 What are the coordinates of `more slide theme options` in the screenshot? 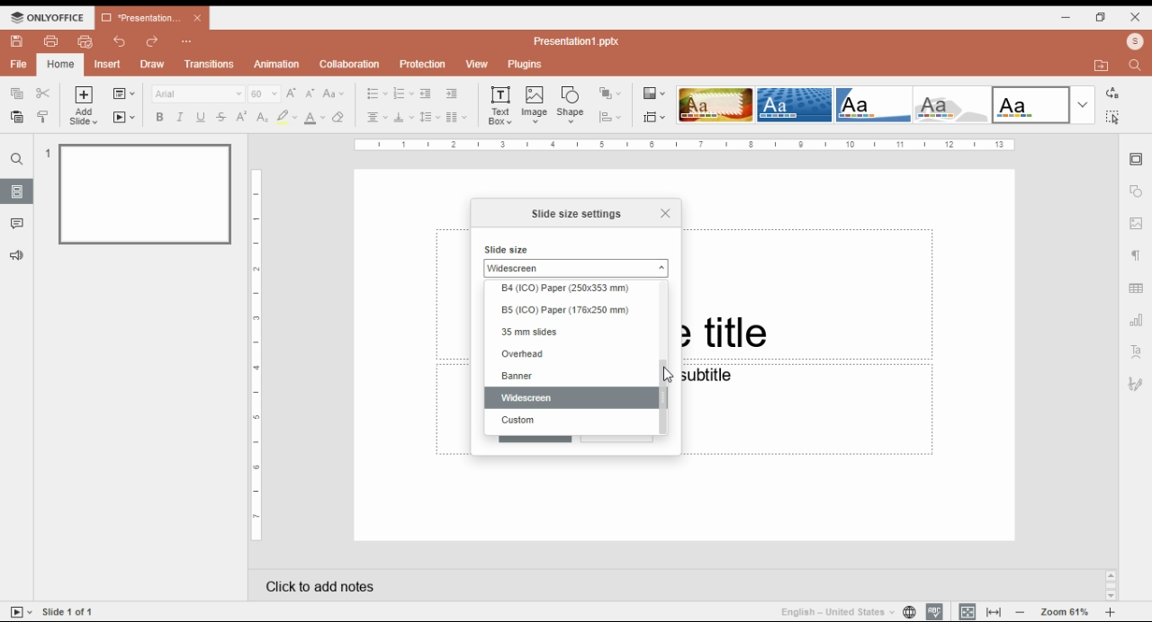 It's located at (1083, 105).